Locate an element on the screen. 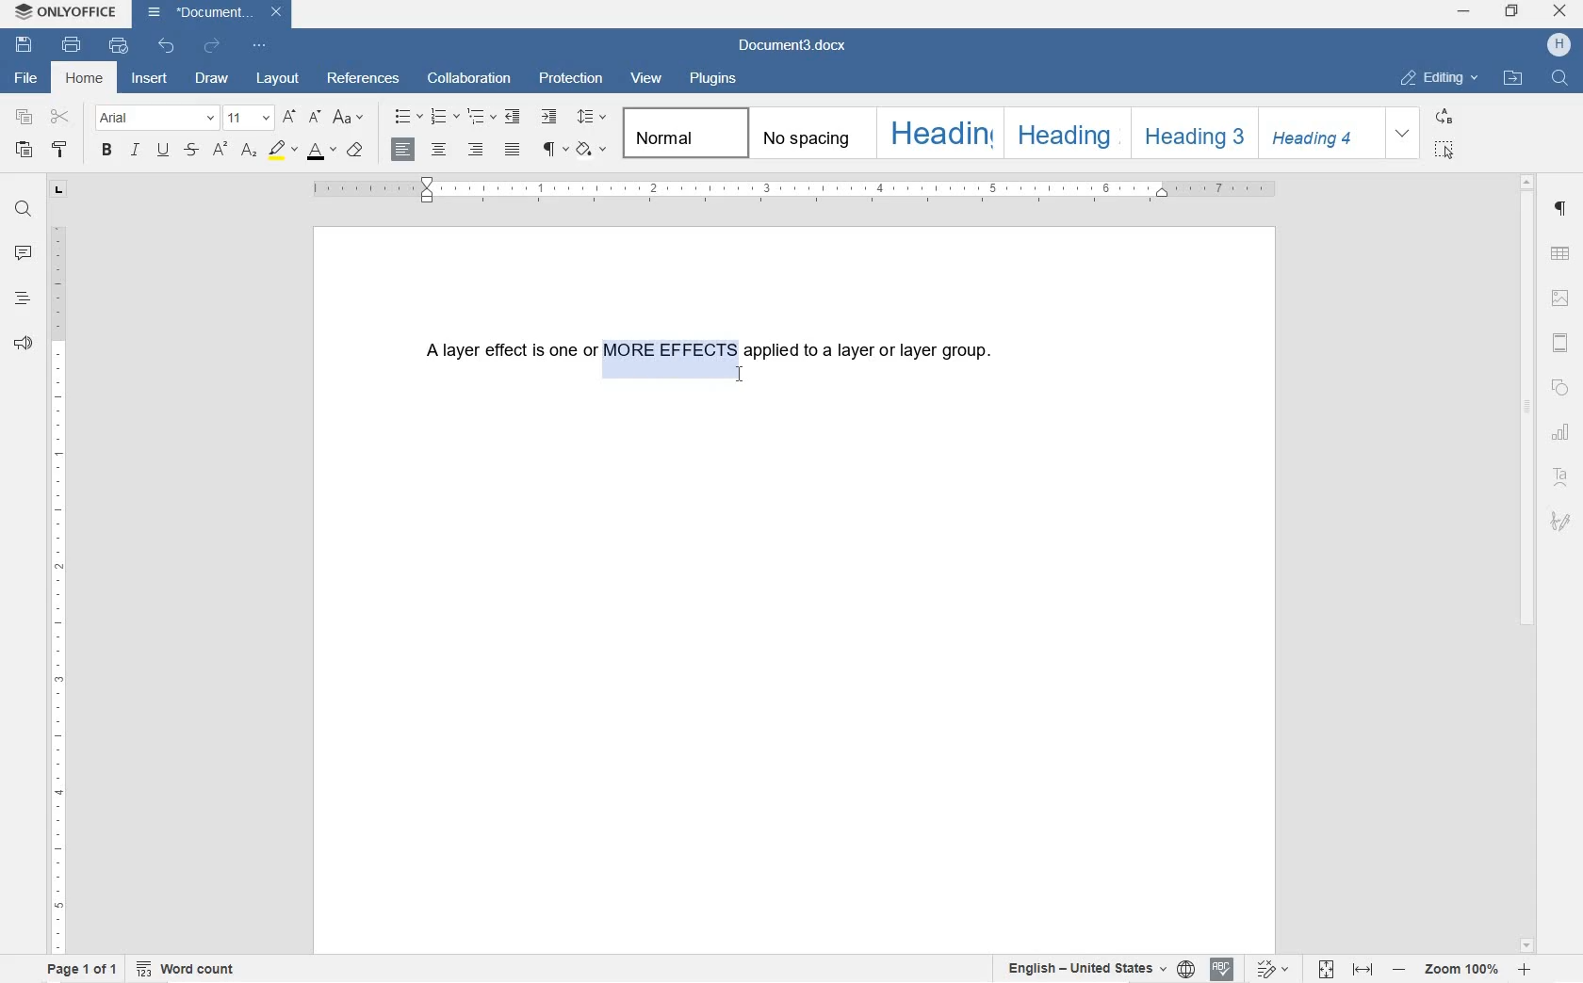 This screenshot has width=1583, height=983. UNDERLINE is located at coordinates (163, 151).